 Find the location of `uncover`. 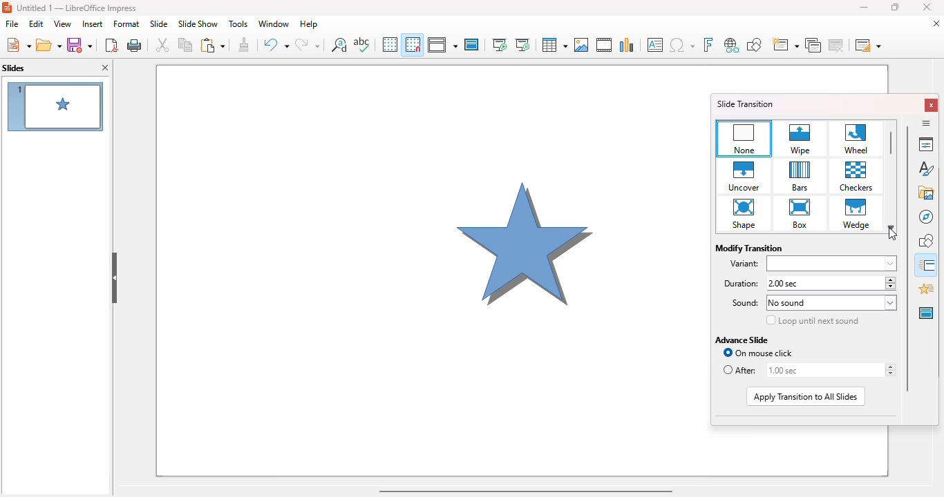

uncover is located at coordinates (744, 176).